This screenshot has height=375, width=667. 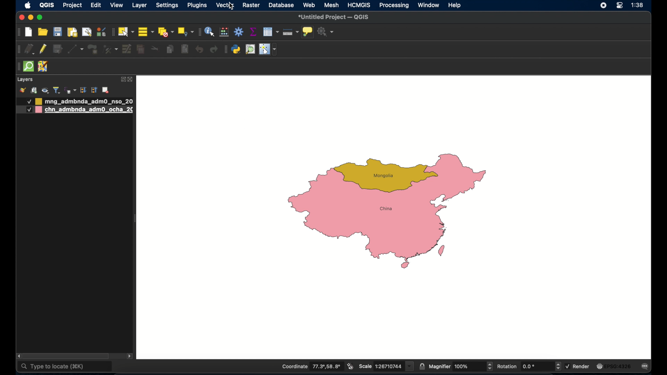 I want to click on apple icon, so click(x=27, y=5).